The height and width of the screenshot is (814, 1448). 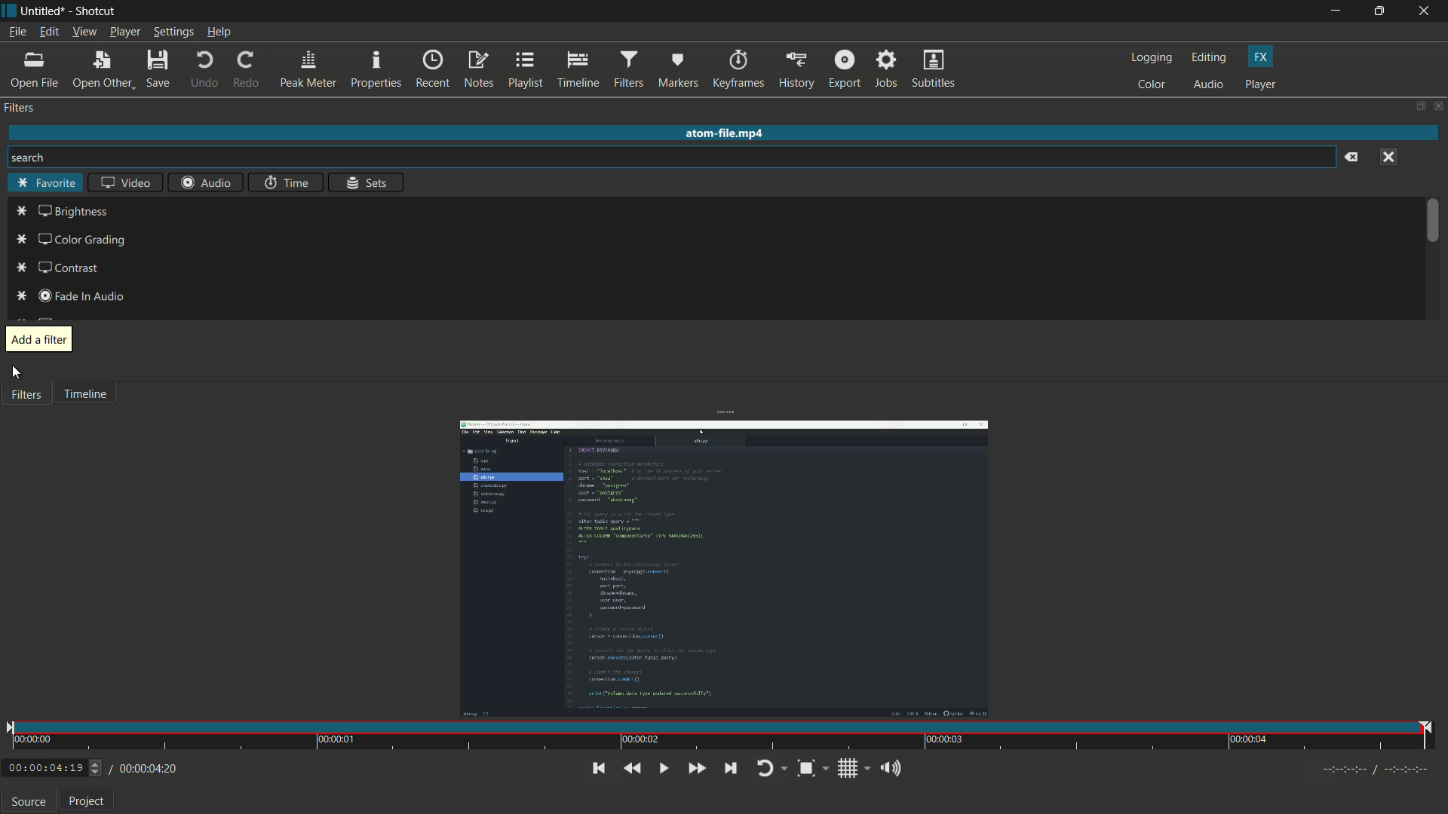 What do you see at coordinates (1261, 57) in the screenshot?
I see `fx` at bounding box center [1261, 57].